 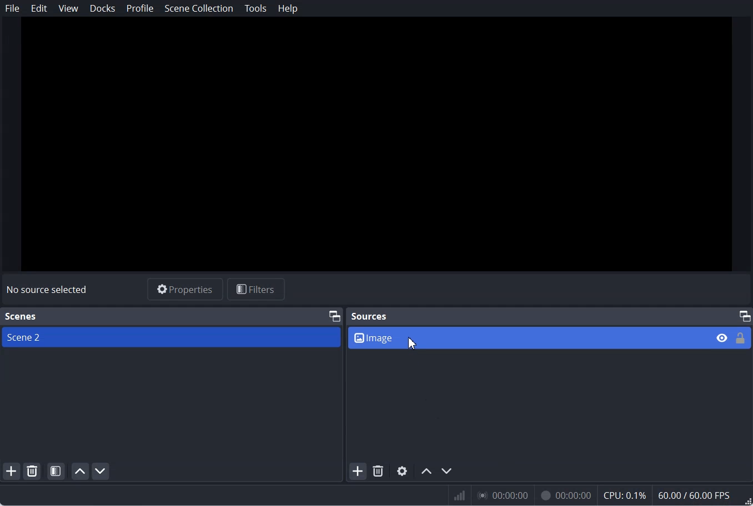 I want to click on Source, so click(x=550, y=339).